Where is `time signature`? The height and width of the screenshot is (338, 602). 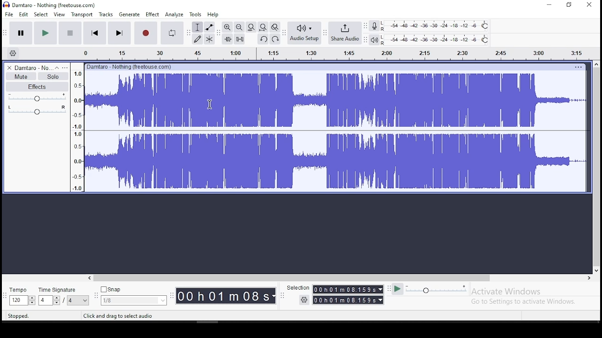
time signature is located at coordinates (63, 289).